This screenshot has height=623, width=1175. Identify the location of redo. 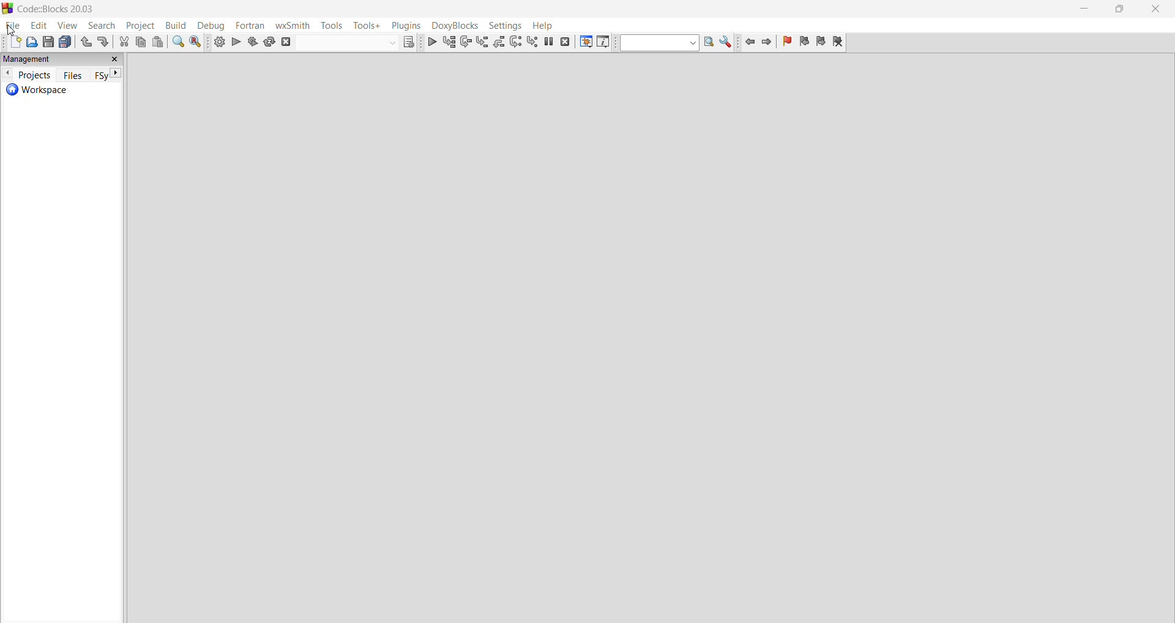
(105, 42).